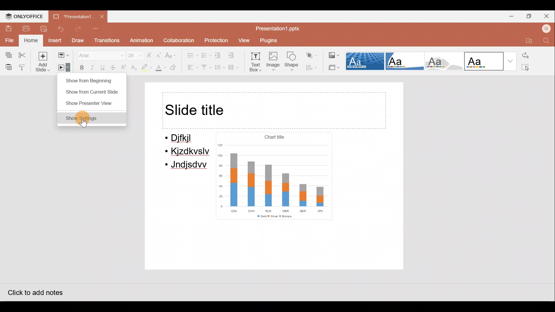 Image resolution: width=555 pixels, height=312 pixels. I want to click on Save, so click(5, 28).